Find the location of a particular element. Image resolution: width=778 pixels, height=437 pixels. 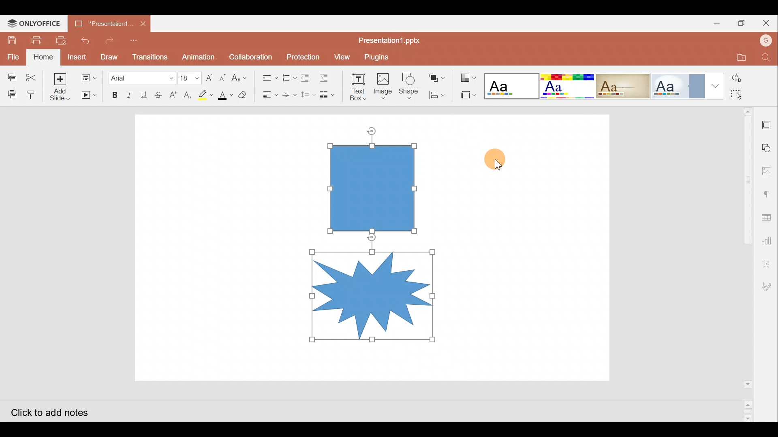

Increase indent is located at coordinates (327, 76).